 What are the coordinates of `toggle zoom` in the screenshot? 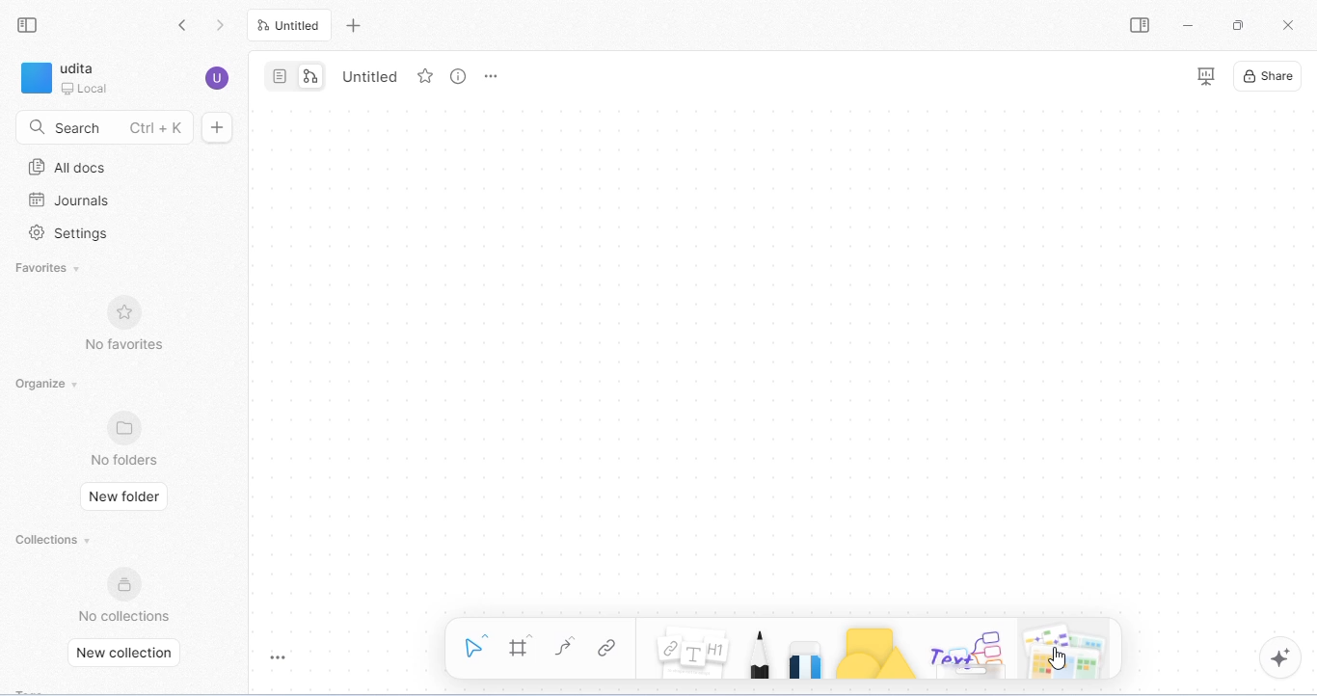 It's located at (281, 656).